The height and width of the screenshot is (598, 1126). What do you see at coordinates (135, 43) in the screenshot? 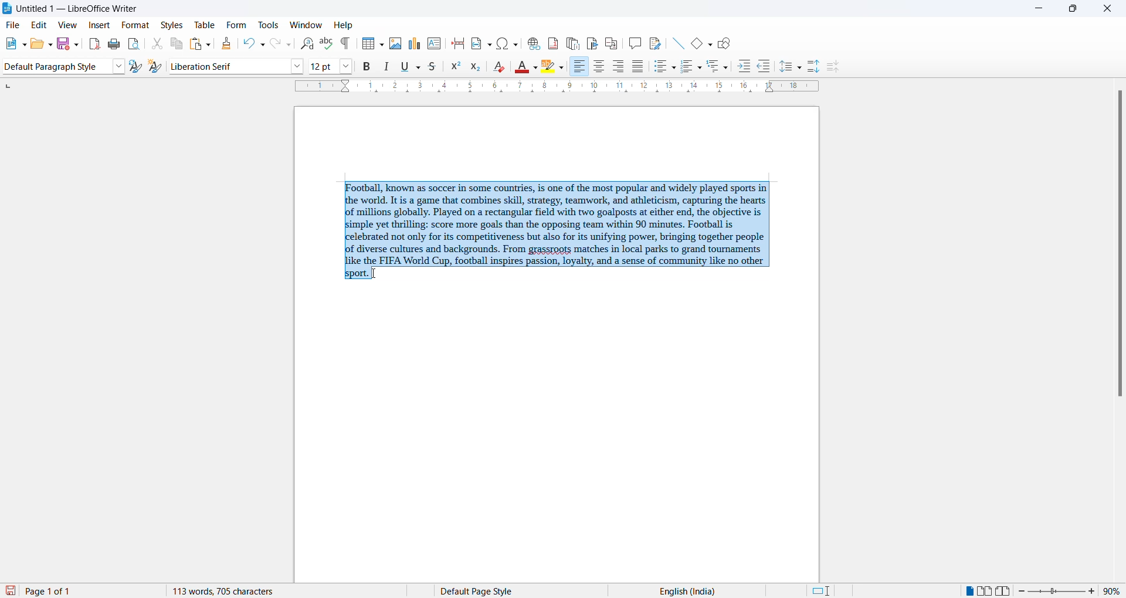
I see `print preview` at bounding box center [135, 43].